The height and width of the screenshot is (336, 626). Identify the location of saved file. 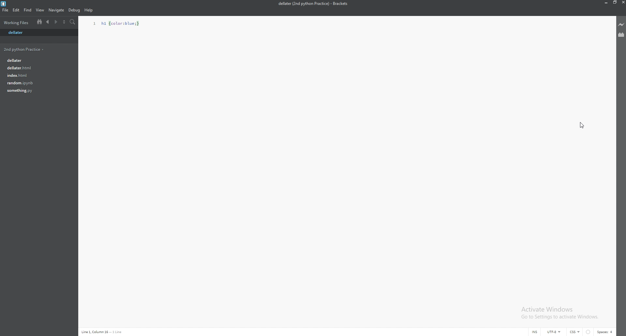
(38, 33).